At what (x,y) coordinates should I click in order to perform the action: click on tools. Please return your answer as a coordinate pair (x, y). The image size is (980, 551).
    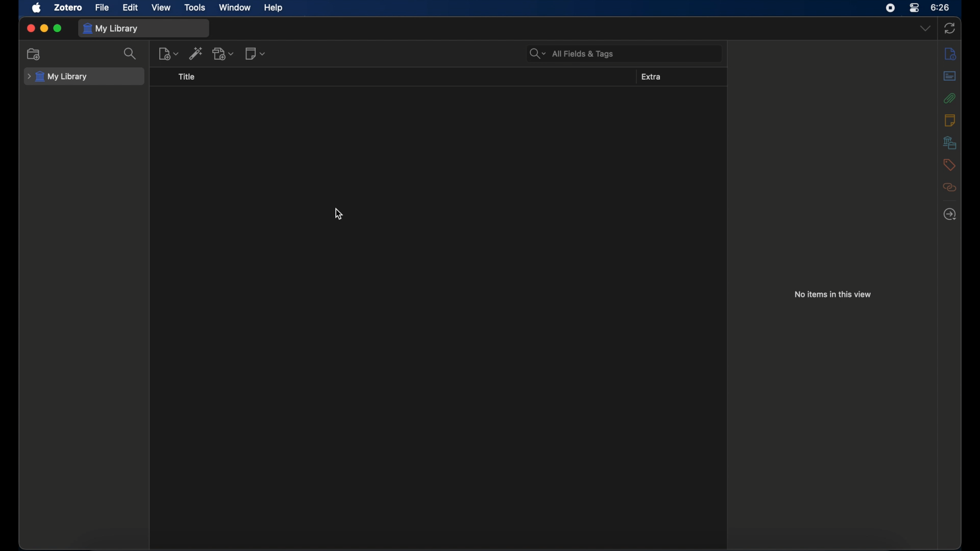
    Looking at the image, I should click on (195, 7).